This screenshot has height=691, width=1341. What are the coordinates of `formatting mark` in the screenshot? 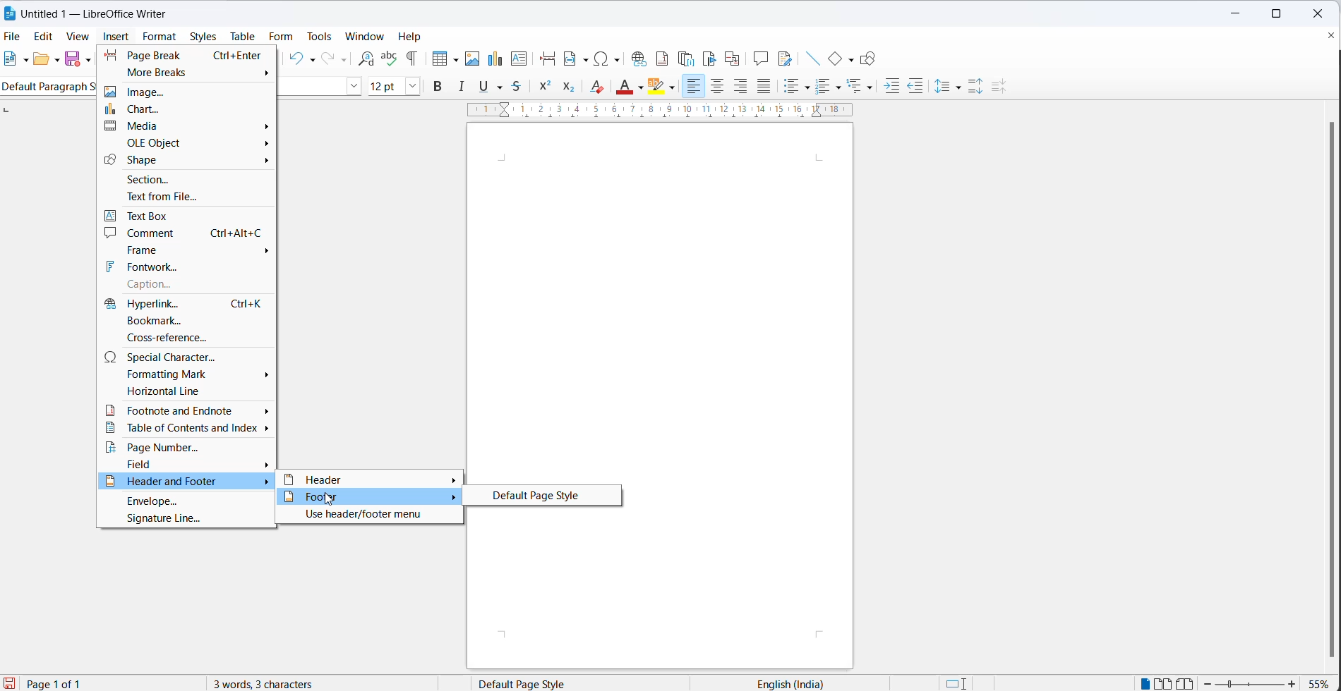 It's located at (184, 375).